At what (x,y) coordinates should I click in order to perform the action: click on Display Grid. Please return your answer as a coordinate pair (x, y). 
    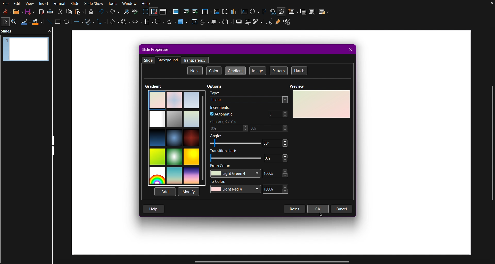
    Looking at the image, I should click on (145, 12).